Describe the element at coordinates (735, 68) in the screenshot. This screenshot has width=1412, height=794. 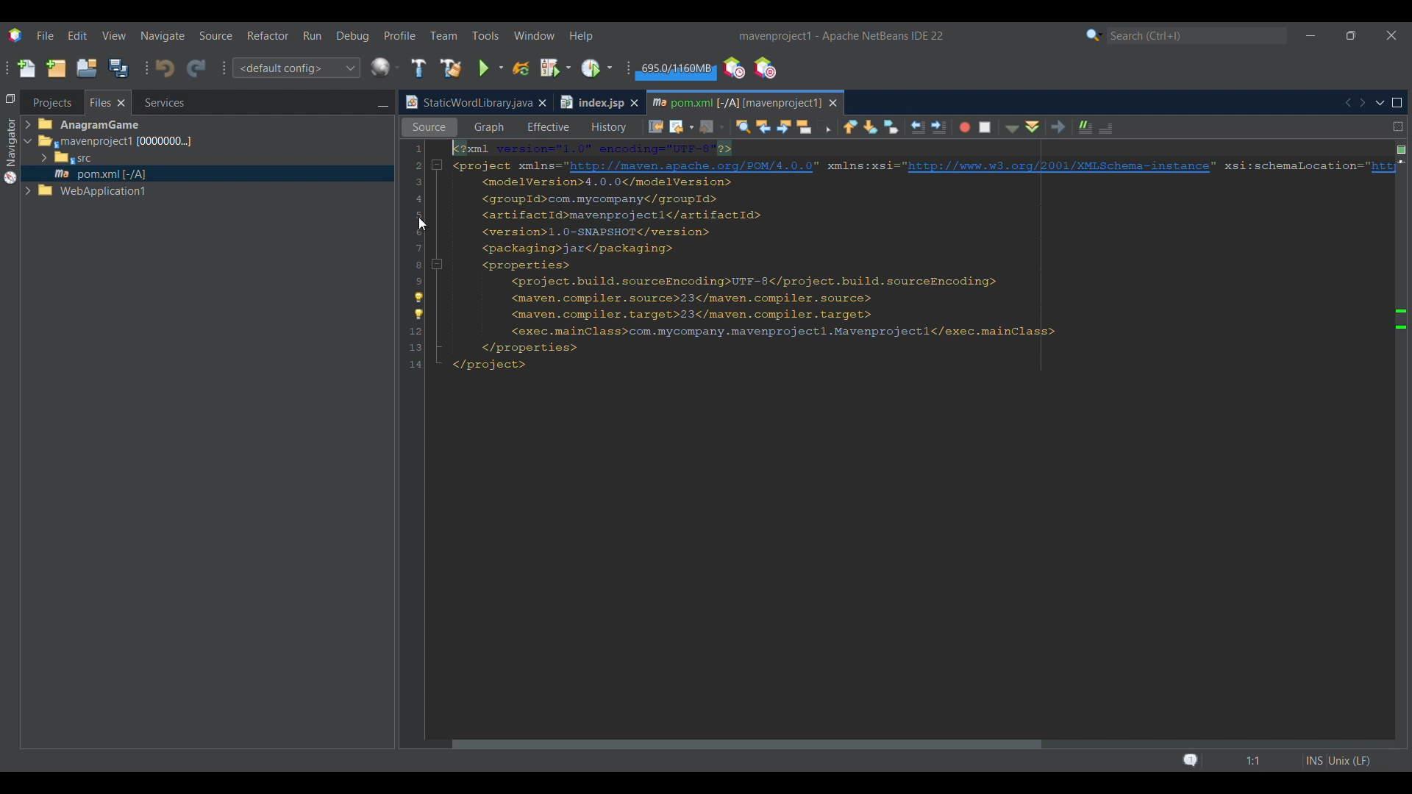
I see `Profile the IDE` at that location.